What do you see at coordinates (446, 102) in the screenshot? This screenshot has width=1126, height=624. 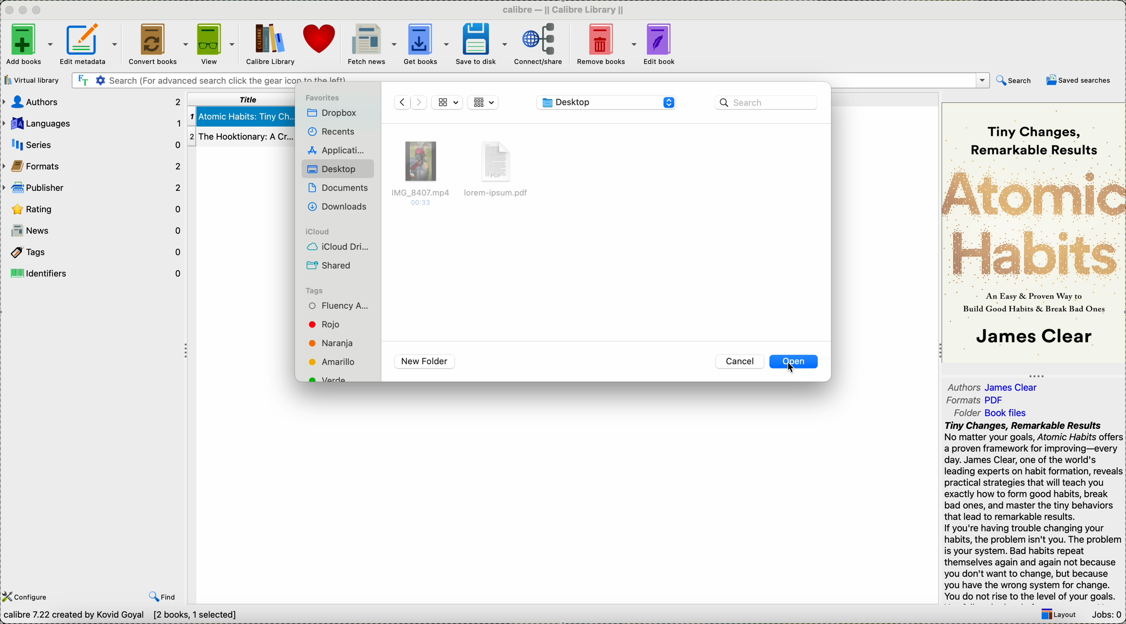 I see `icon` at bounding box center [446, 102].